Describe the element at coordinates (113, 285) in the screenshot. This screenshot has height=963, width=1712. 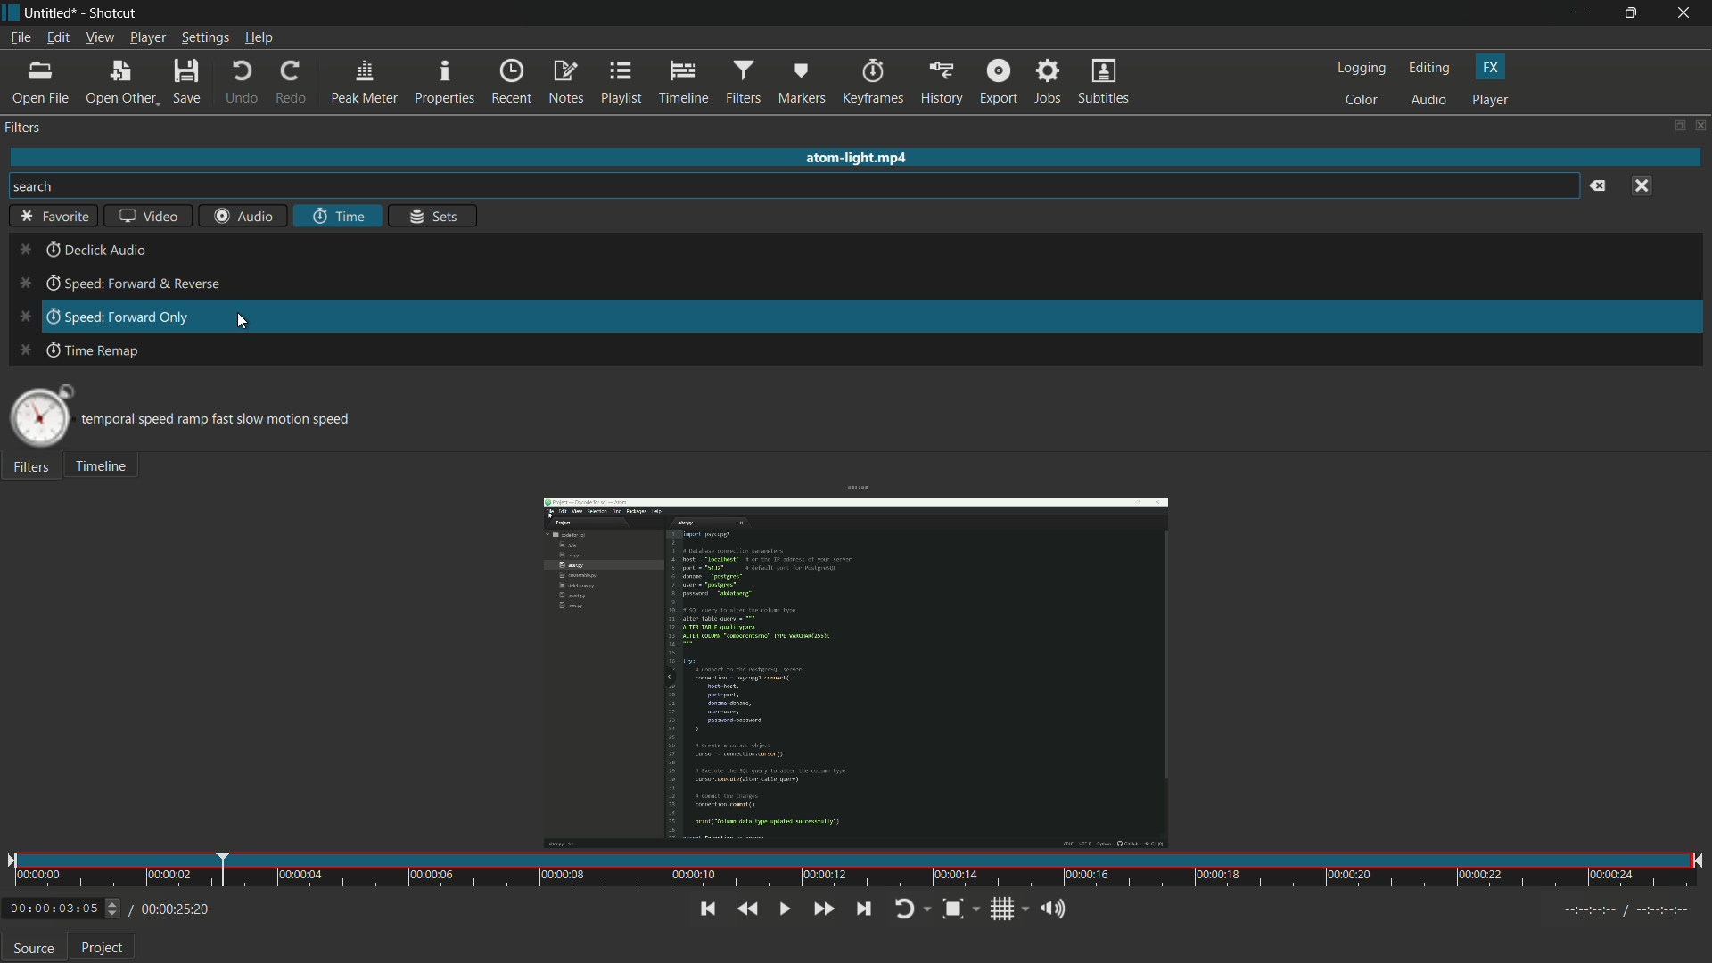
I see `speed forward and reverse` at that location.